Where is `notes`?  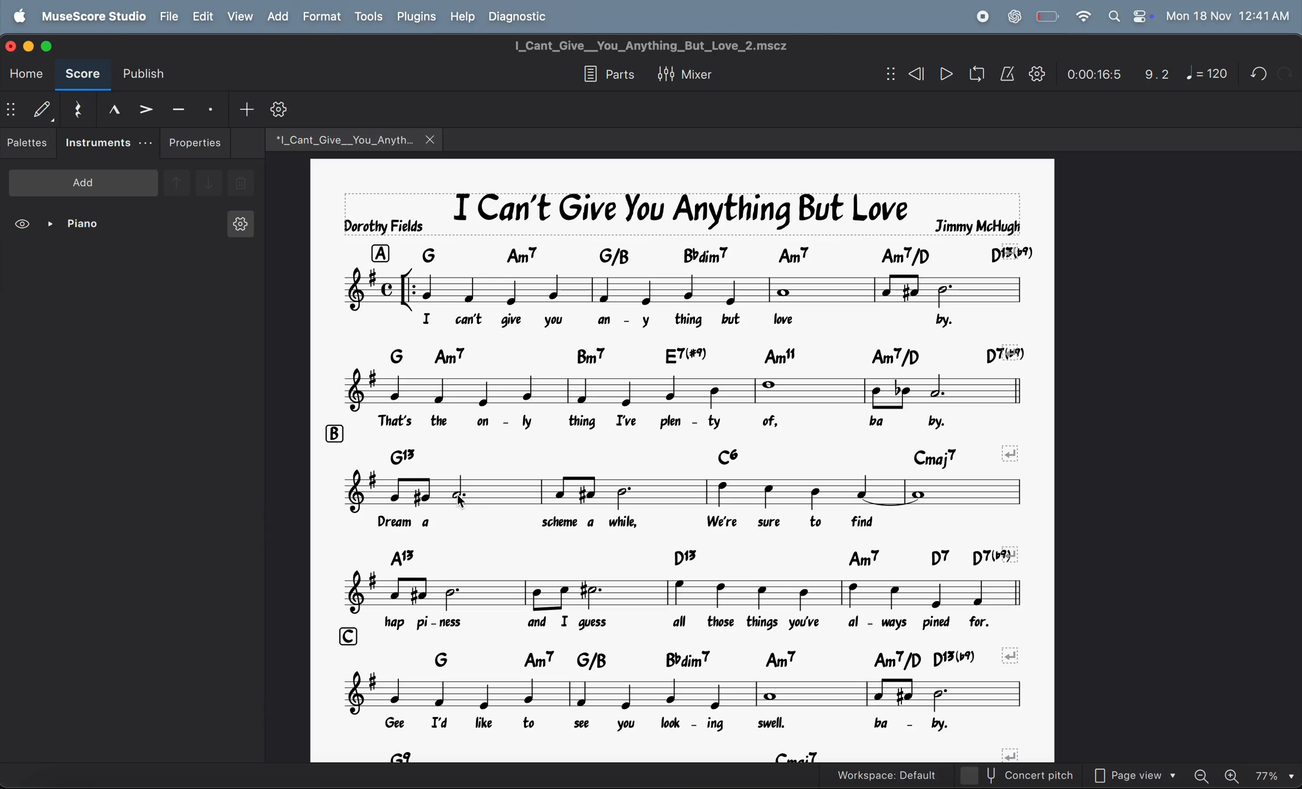
notes is located at coordinates (682, 491).